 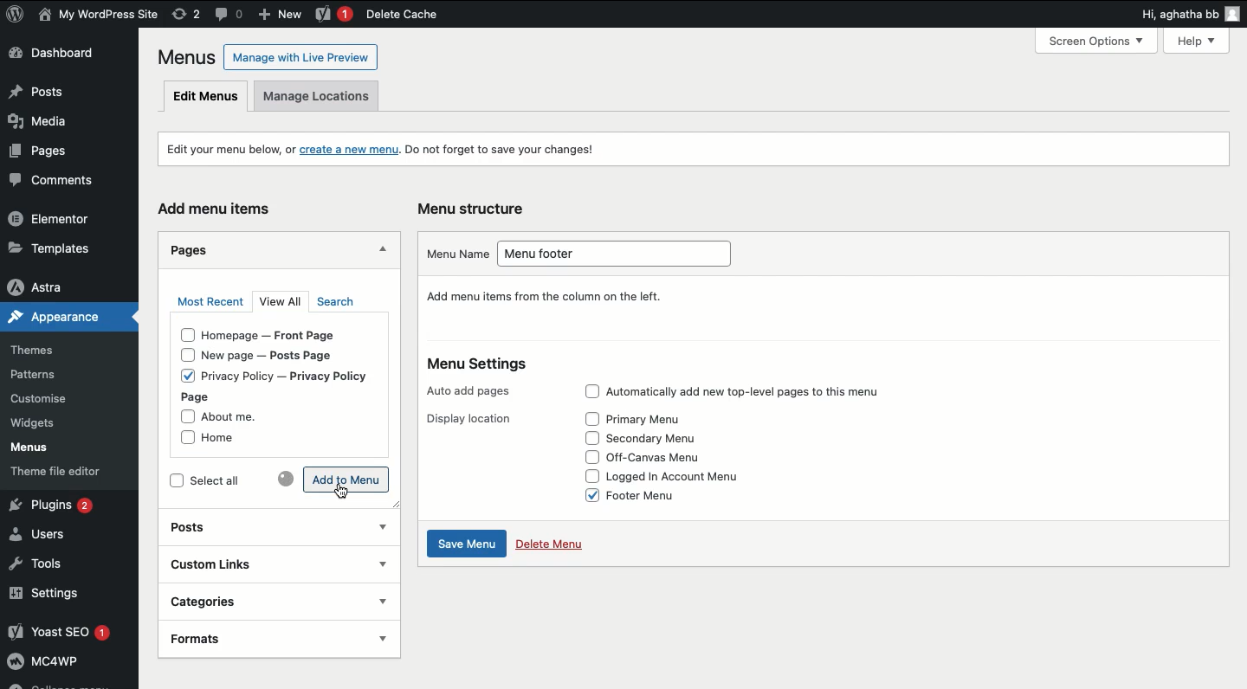 What do you see at coordinates (590, 437) in the screenshot?
I see `Check box` at bounding box center [590, 437].